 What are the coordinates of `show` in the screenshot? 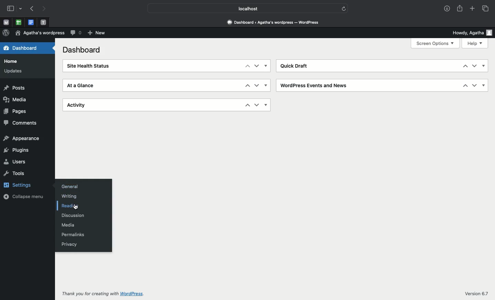 It's located at (267, 65).